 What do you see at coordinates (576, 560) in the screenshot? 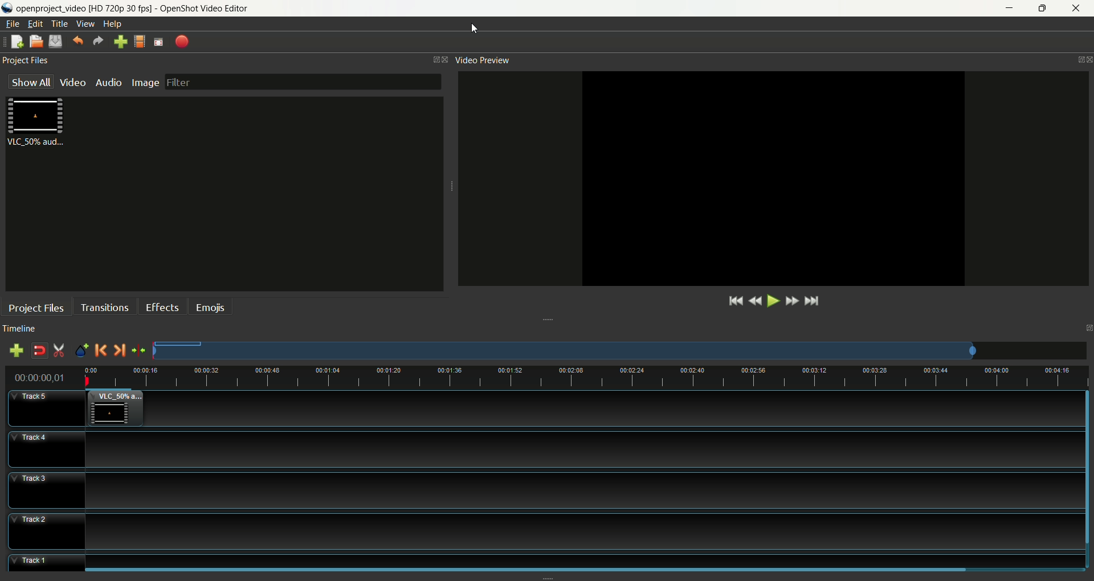
I see `` at bounding box center [576, 560].